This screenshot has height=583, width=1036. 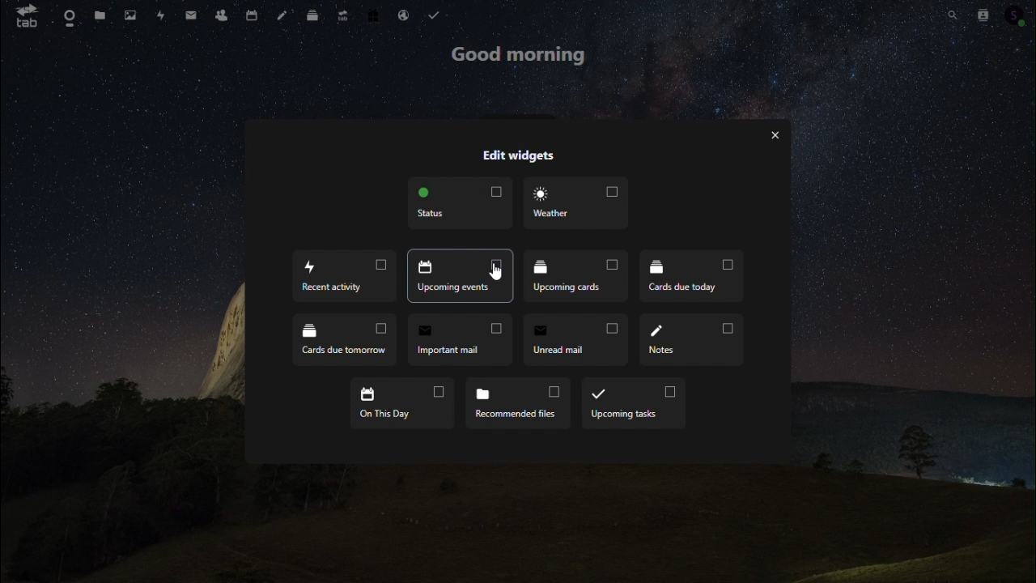 What do you see at coordinates (576, 339) in the screenshot?
I see `unread email` at bounding box center [576, 339].